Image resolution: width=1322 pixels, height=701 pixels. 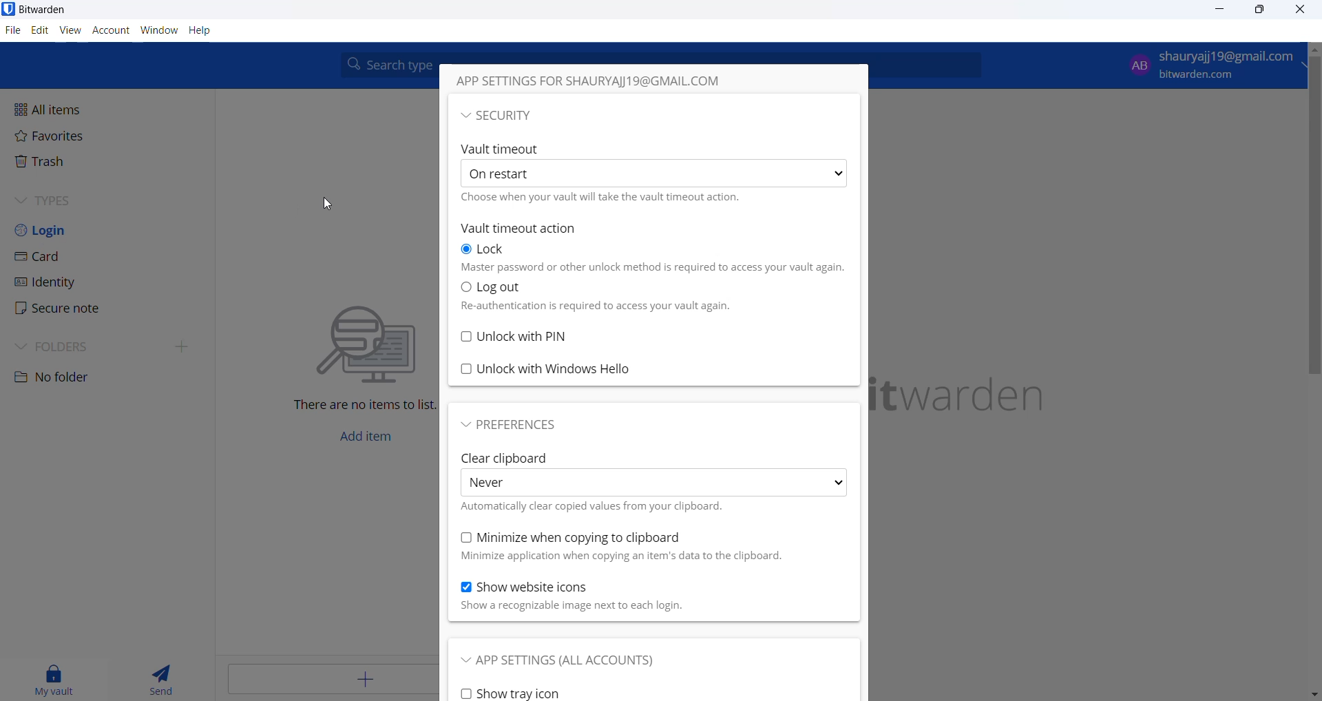 I want to click on card, so click(x=109, y=255).